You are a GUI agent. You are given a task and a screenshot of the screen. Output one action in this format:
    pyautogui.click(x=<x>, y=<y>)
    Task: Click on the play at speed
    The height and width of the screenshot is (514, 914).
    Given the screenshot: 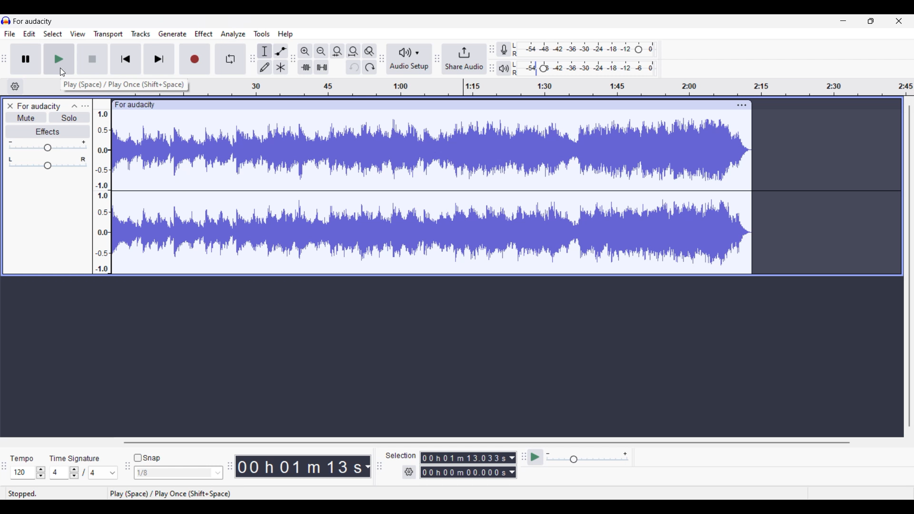 What is the action you would take?
    pyautogui.click(x=534, y=457)
    